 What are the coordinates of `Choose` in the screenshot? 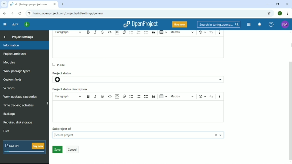 It's located at (221, 136).